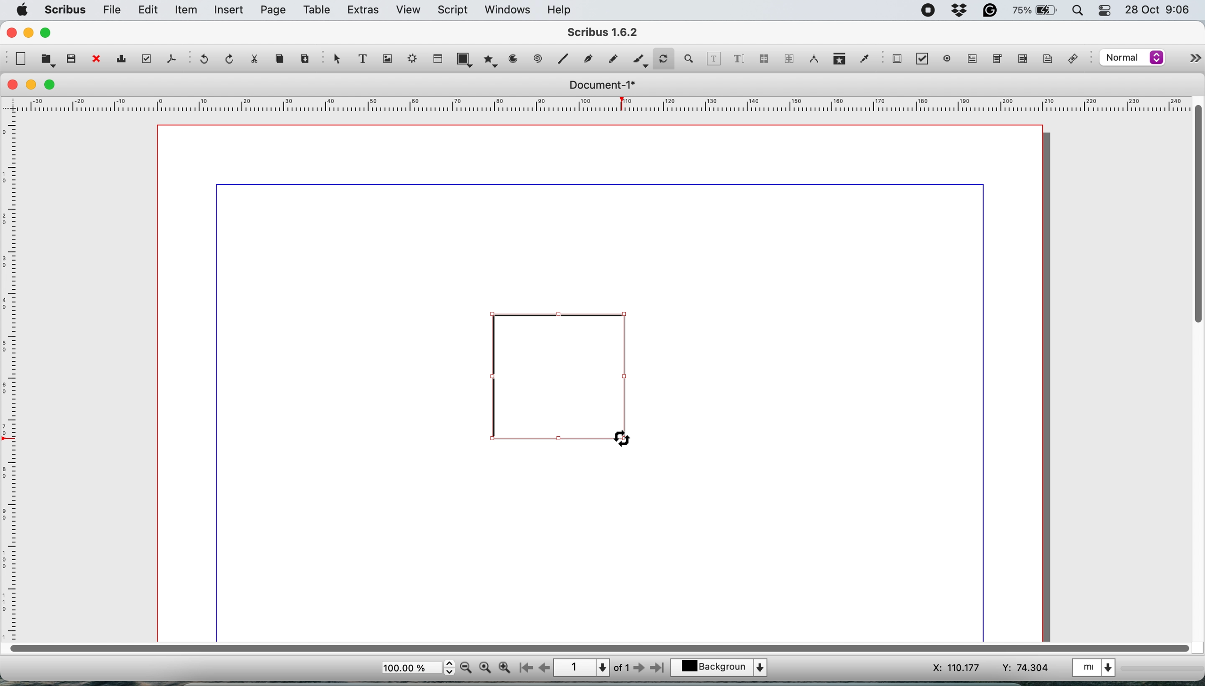 The image size is (1205, 686). What do you see at coordinates (464, 58) in the screenshot?
I see `shape` at bounding box center [464, 58].